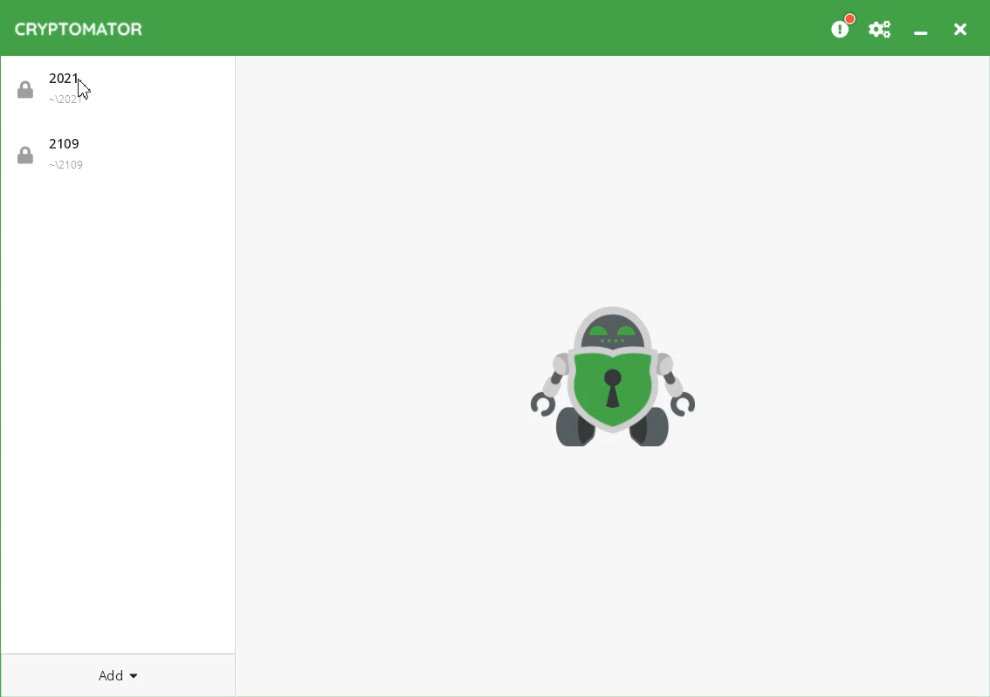  What do you see at coordinates (118, 675) in the screenshot?
I see `Add` at bounding box center [118, 675].